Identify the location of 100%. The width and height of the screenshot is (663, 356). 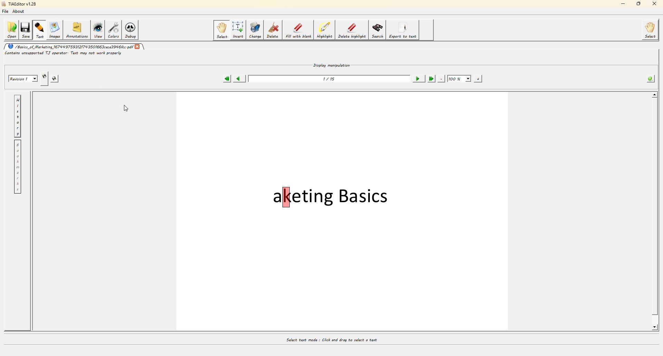
(459, 77).